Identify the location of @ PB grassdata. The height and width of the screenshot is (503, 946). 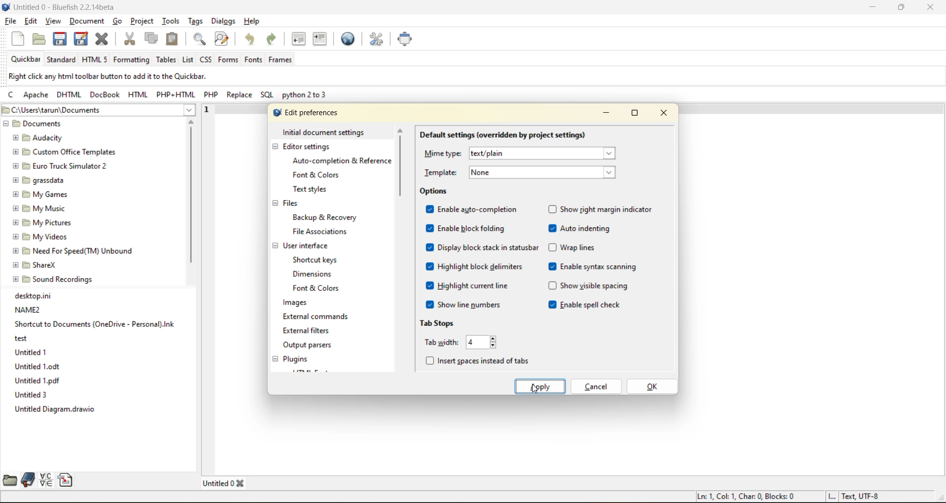
(38, 179).